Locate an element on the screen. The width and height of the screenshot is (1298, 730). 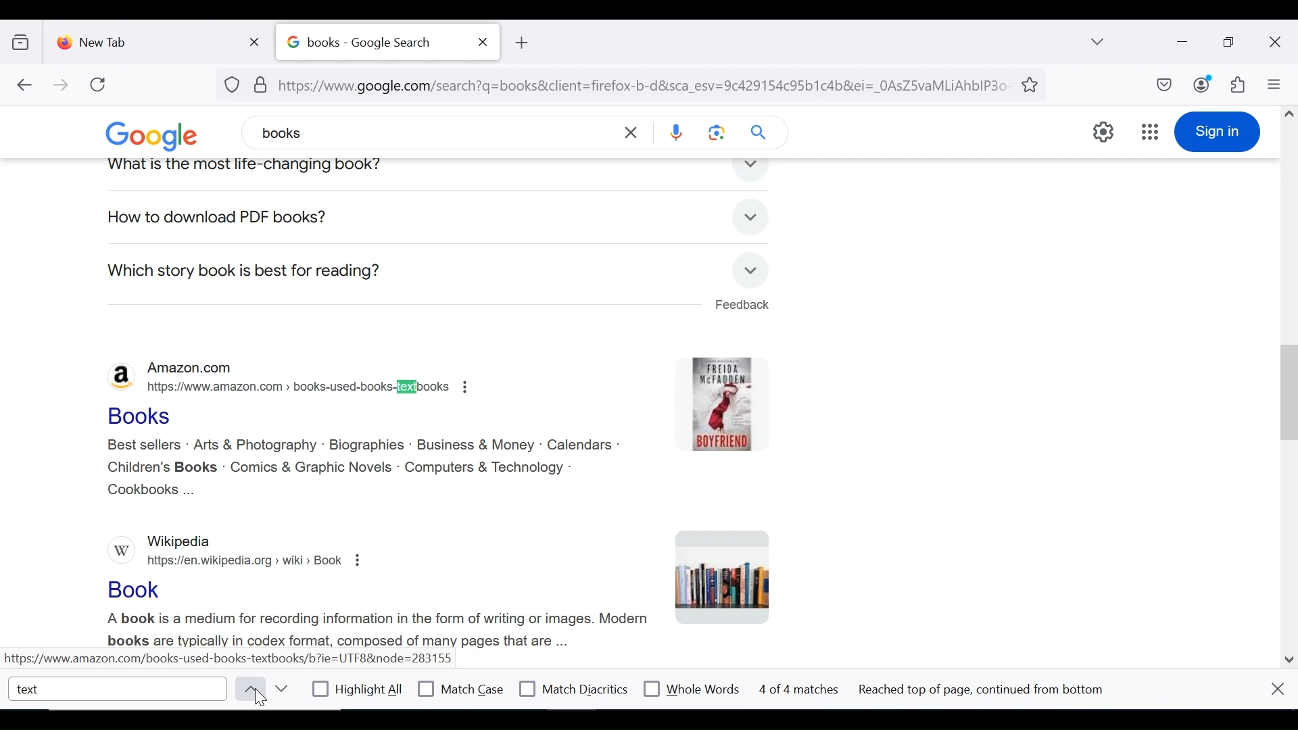
books is located at coordinates (148, 414).